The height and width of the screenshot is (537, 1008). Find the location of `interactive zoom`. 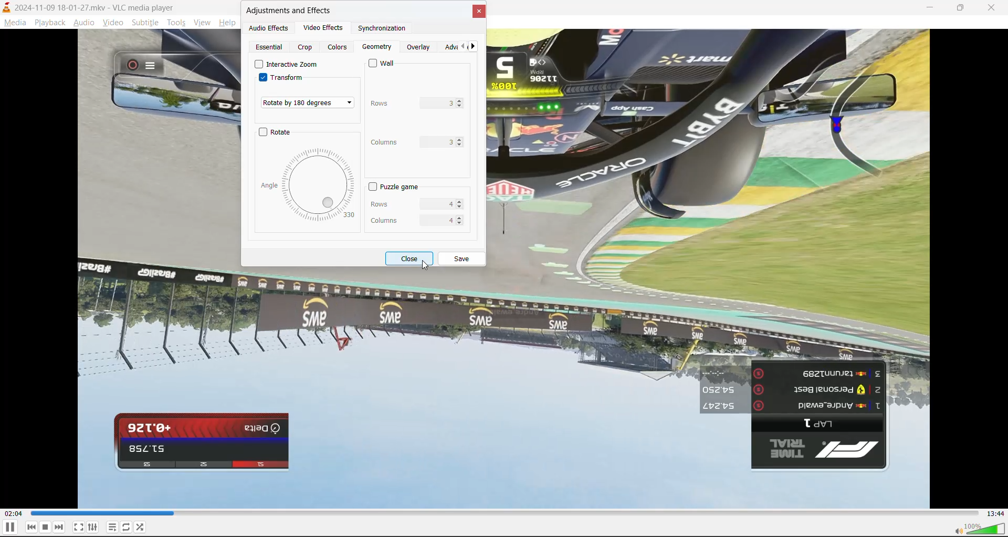

interactive zoom is located at coordinates (286, 64).